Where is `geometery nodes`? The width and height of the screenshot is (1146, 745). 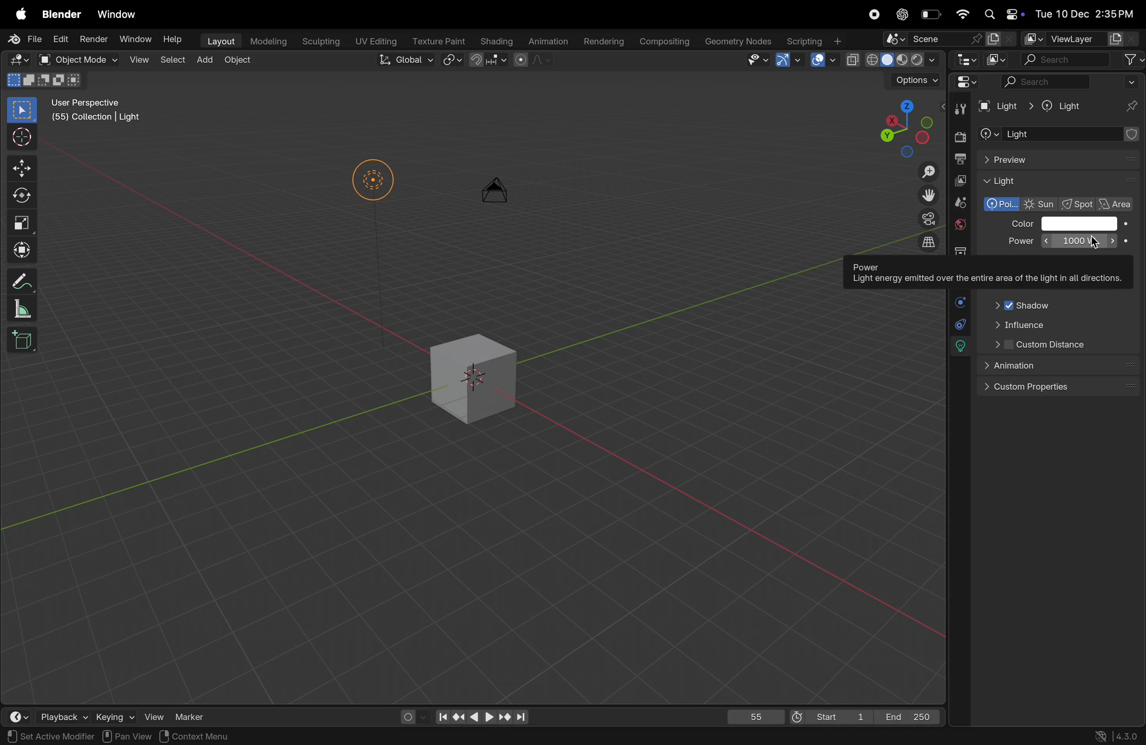
geometery nodes is located at coordinates (739, 40).